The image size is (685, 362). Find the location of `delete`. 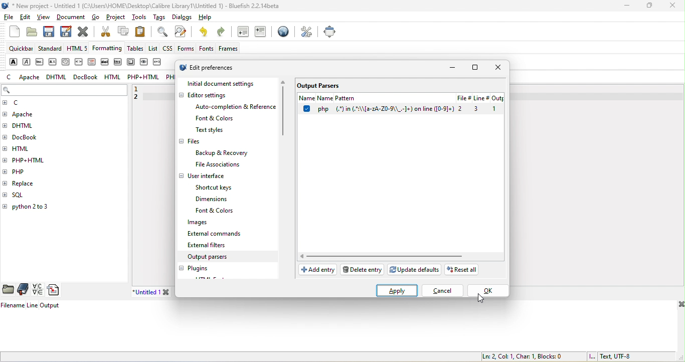

delete is located at coordinates (105, 62).